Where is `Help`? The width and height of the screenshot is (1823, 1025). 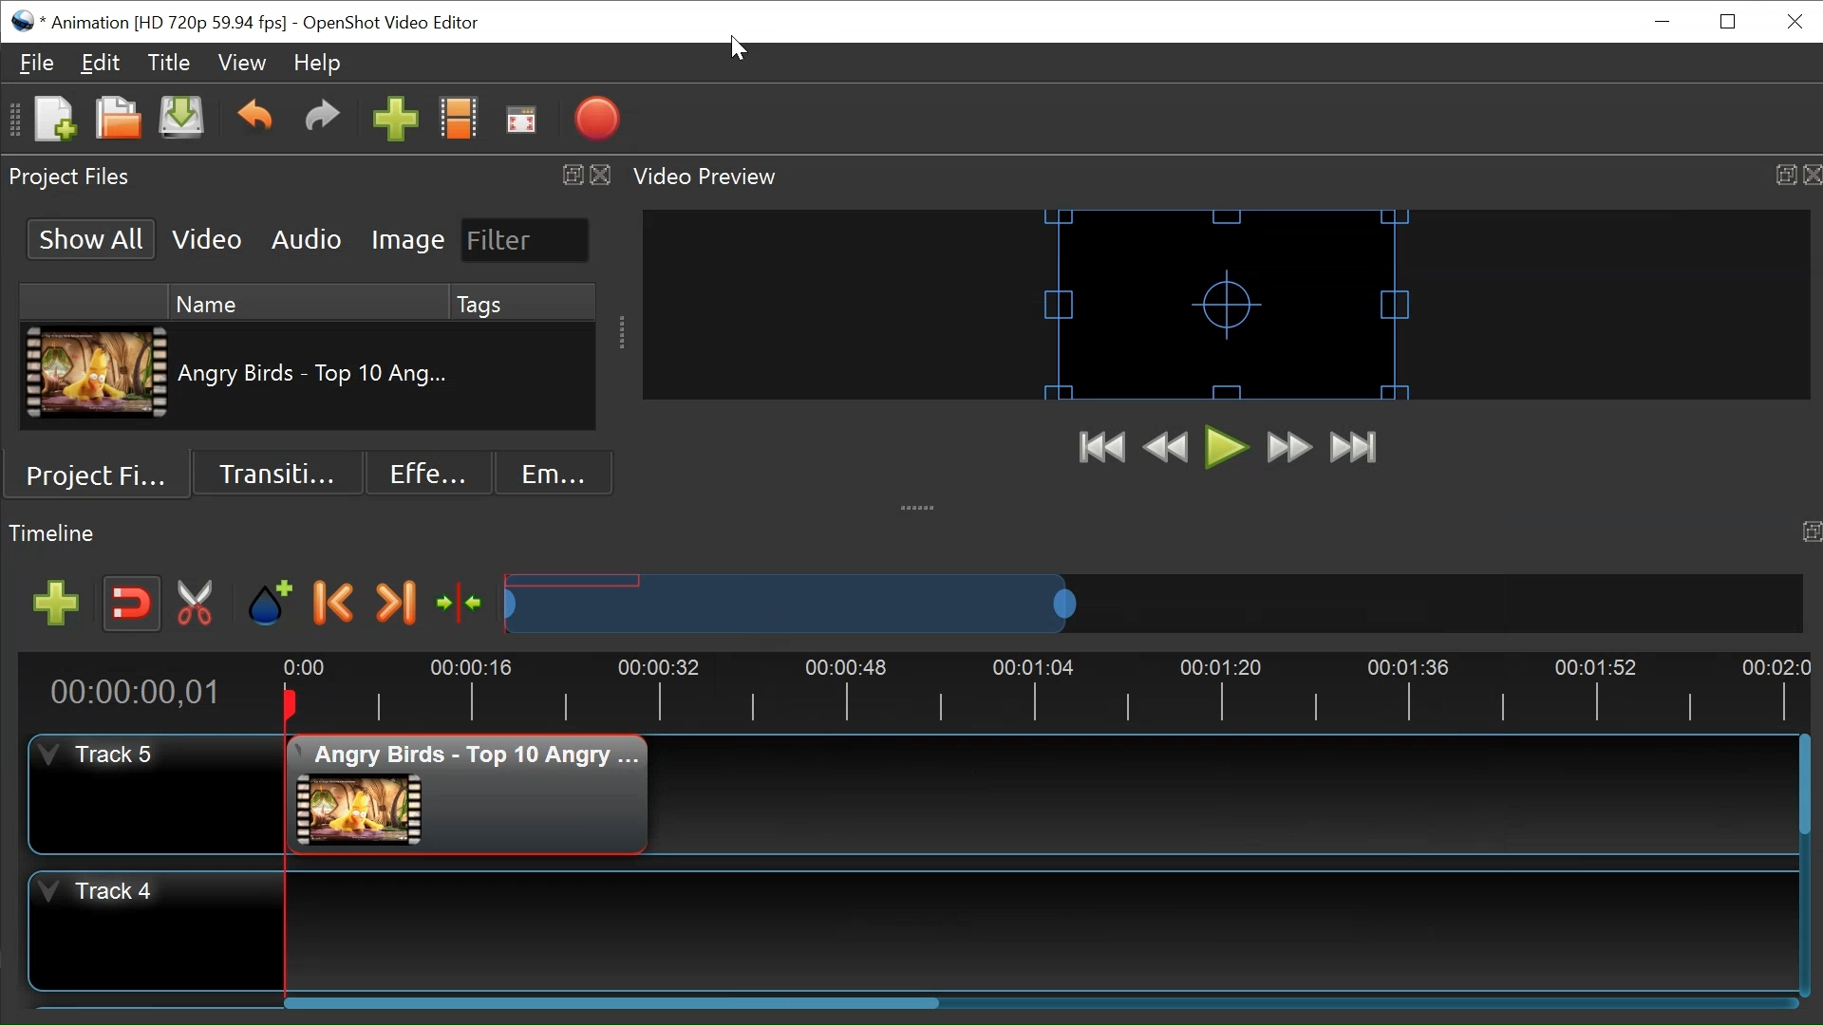 Help is located at coordinates (321, 65).